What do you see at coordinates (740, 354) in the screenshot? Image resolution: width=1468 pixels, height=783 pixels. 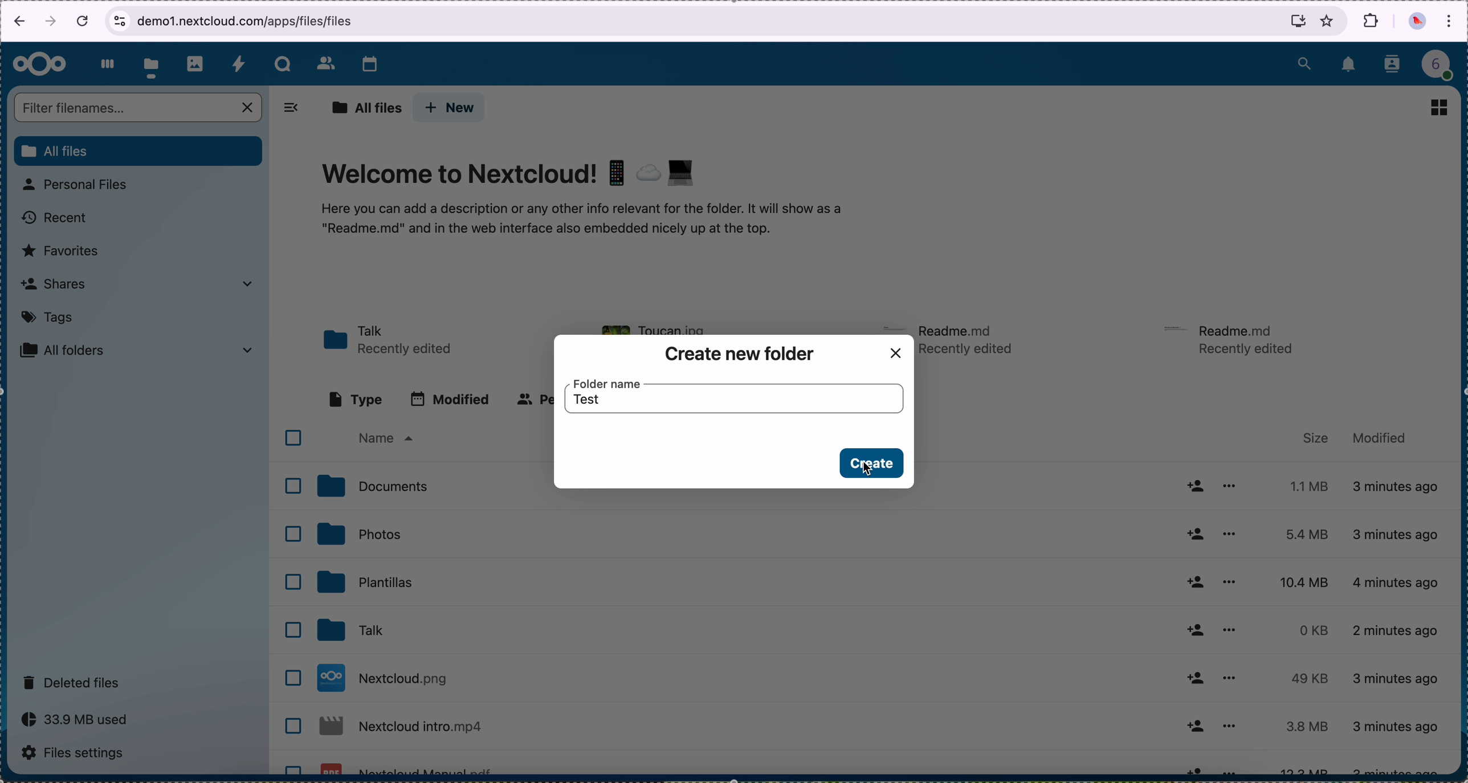 I see `create new folder` at bounding box center [740, 354].